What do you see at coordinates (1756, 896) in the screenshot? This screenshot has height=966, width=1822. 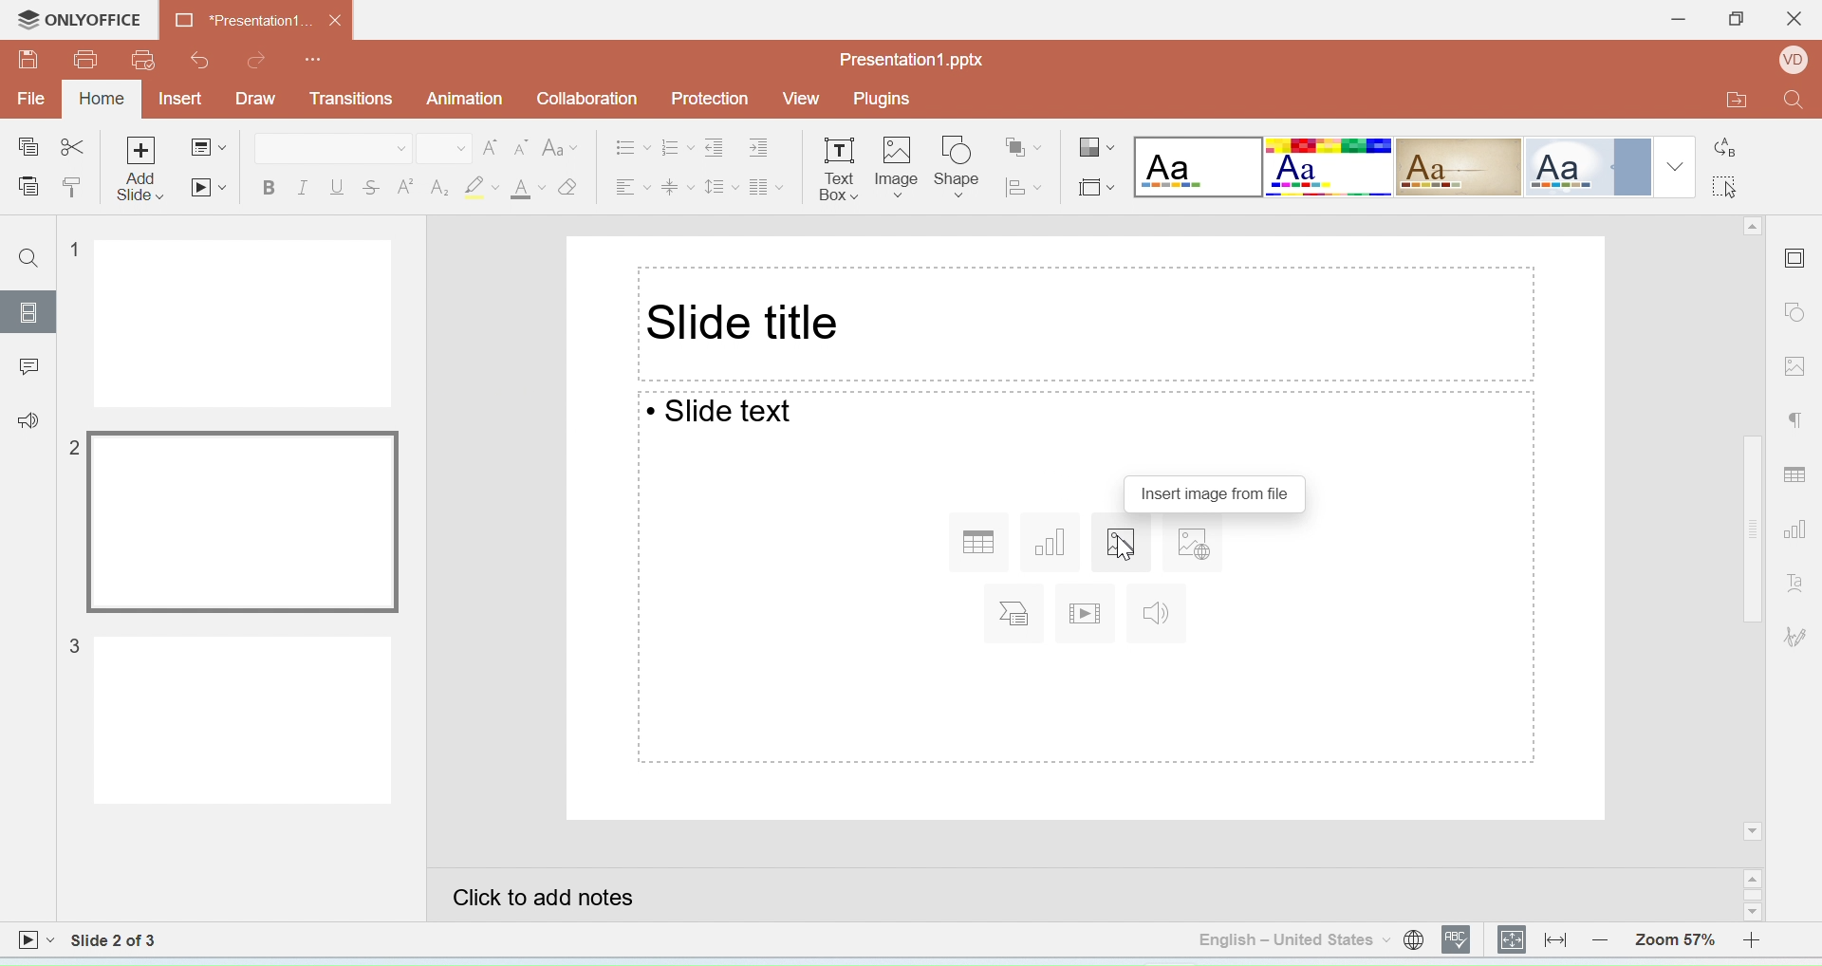 I see `Scroll bar` at bounding box center [1756, 896].